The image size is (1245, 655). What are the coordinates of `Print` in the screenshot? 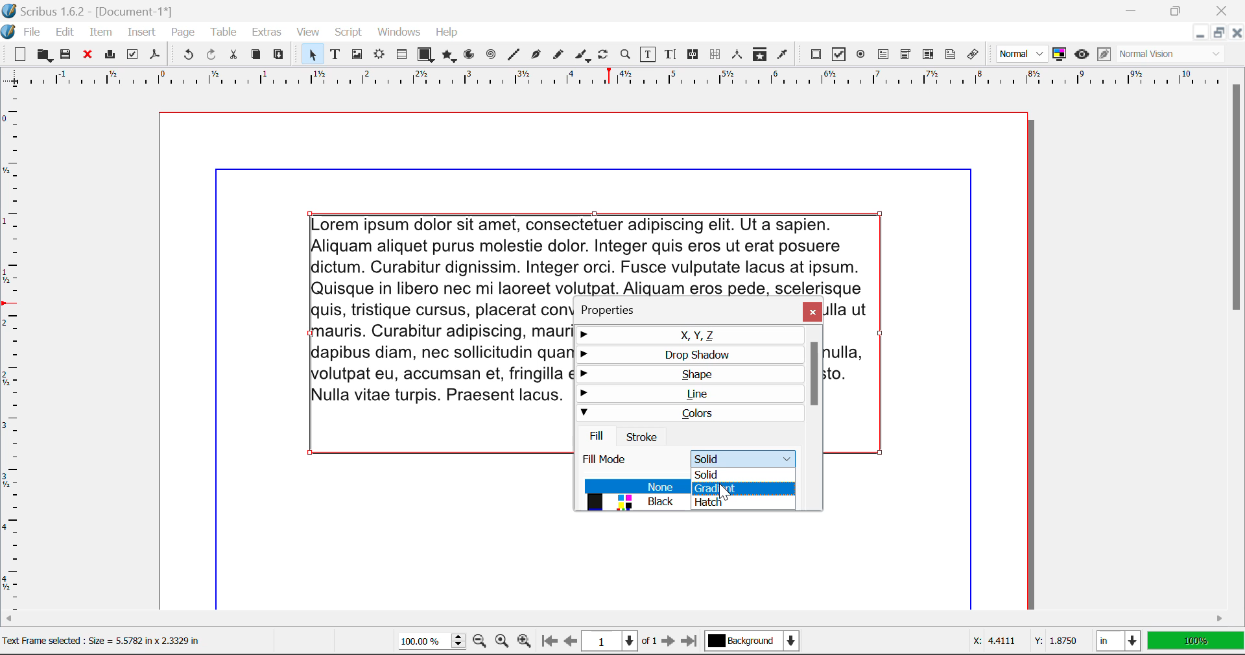 It's located at (109, 54).